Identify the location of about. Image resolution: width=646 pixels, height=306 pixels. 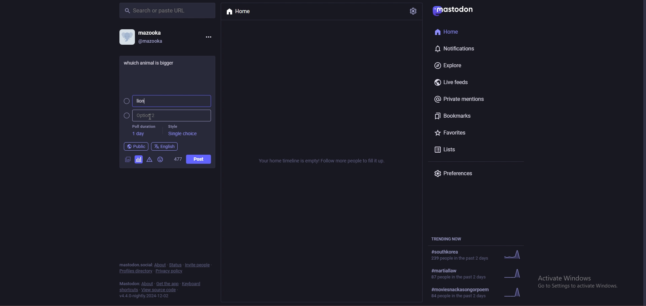
(160, 265).